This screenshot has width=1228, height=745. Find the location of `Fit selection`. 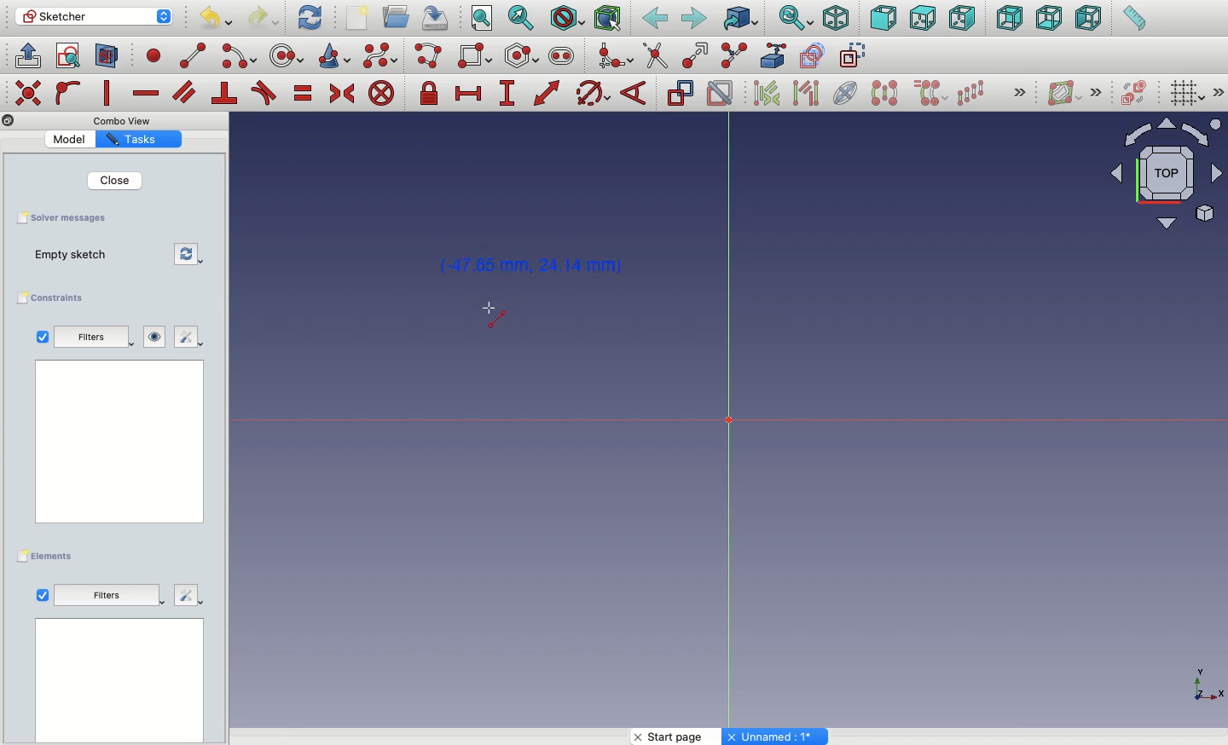

Fit selection is located at coordinates (523, 17).